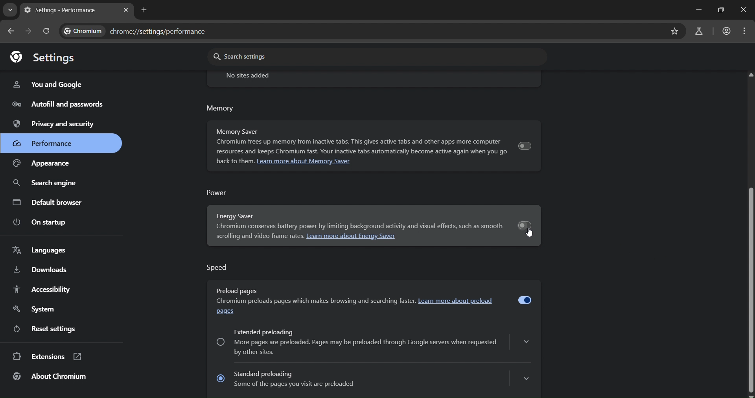  Describe the element at coordinates (127, 11) in the screenshot. I see `close tab` at that location.